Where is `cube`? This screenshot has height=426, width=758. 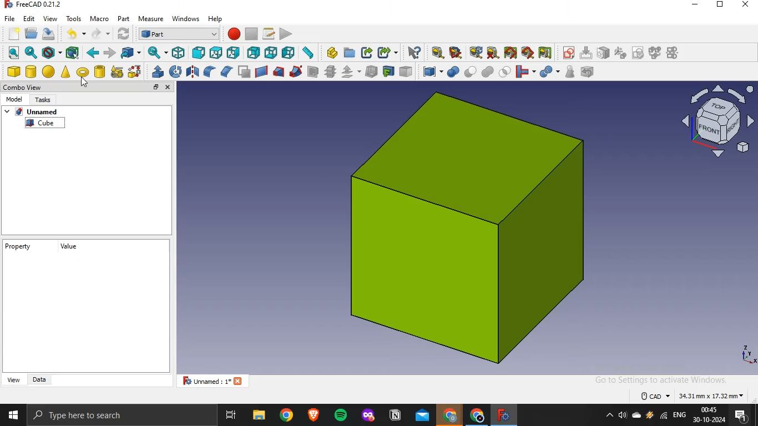 cube is located at coordinates (12, 70).